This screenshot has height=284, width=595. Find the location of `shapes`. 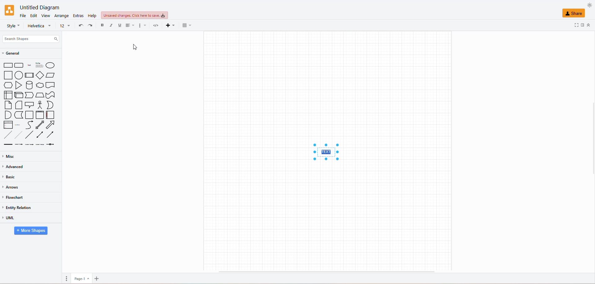

shapes is located at coordinates (31, 104).